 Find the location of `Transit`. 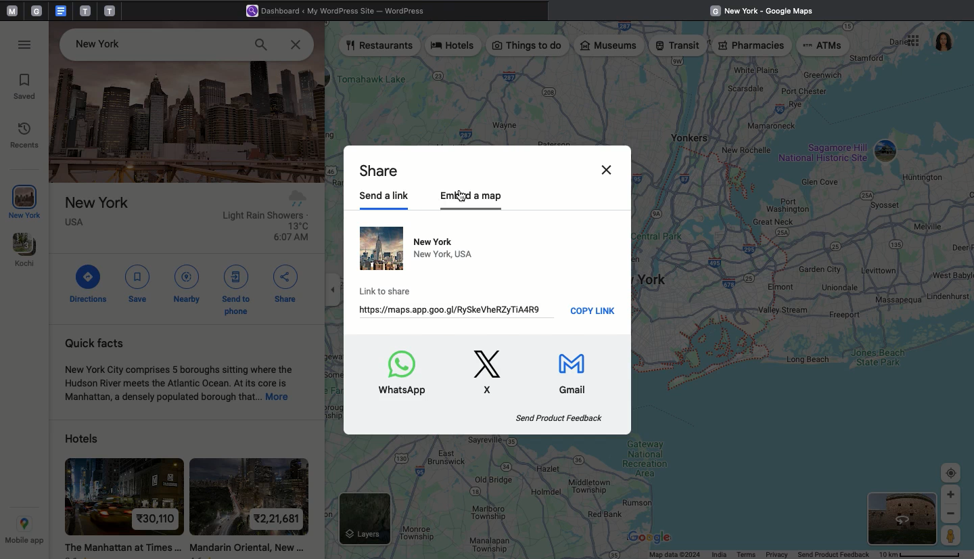

Transit is located at coordinates (678, 46).